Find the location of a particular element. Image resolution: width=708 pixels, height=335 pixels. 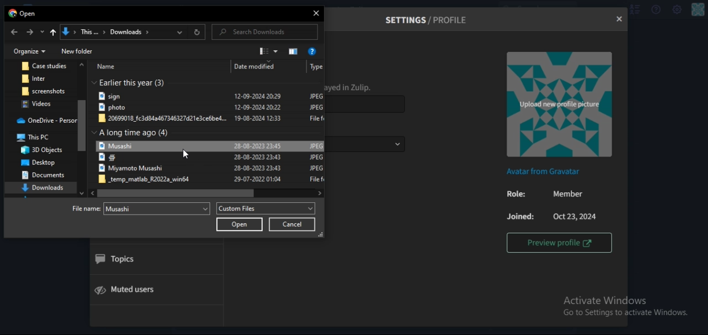

organize is located at coordinates (30, 51).